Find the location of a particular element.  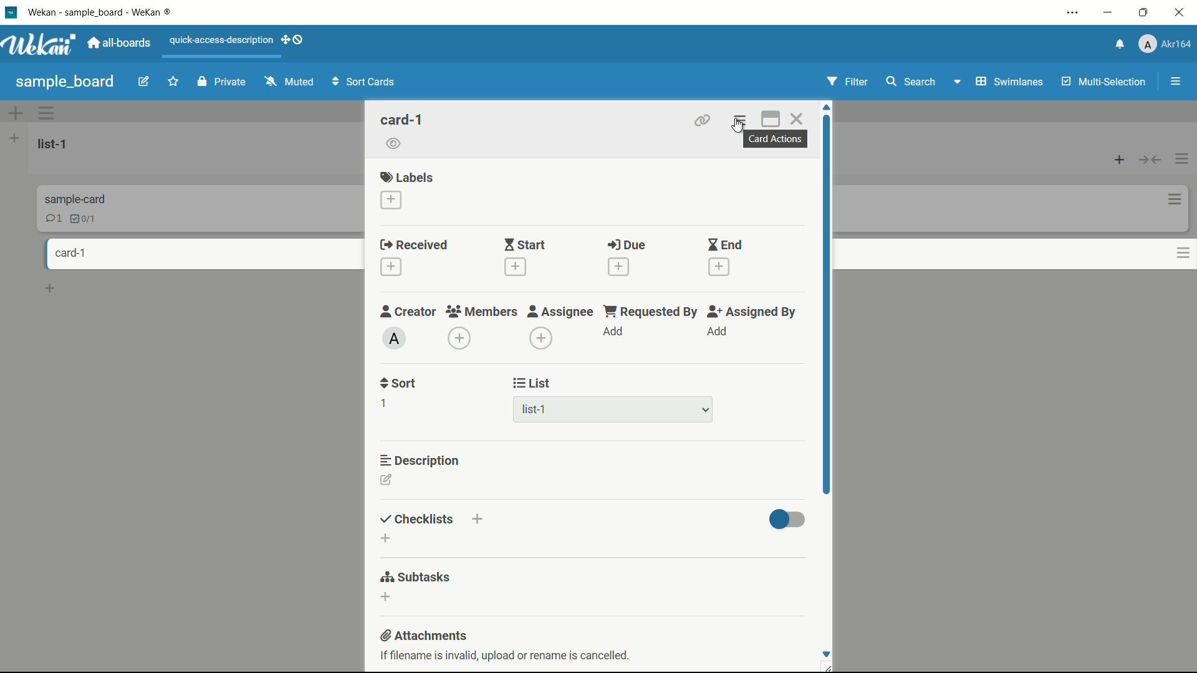

members is located at coordinates (481, 312).